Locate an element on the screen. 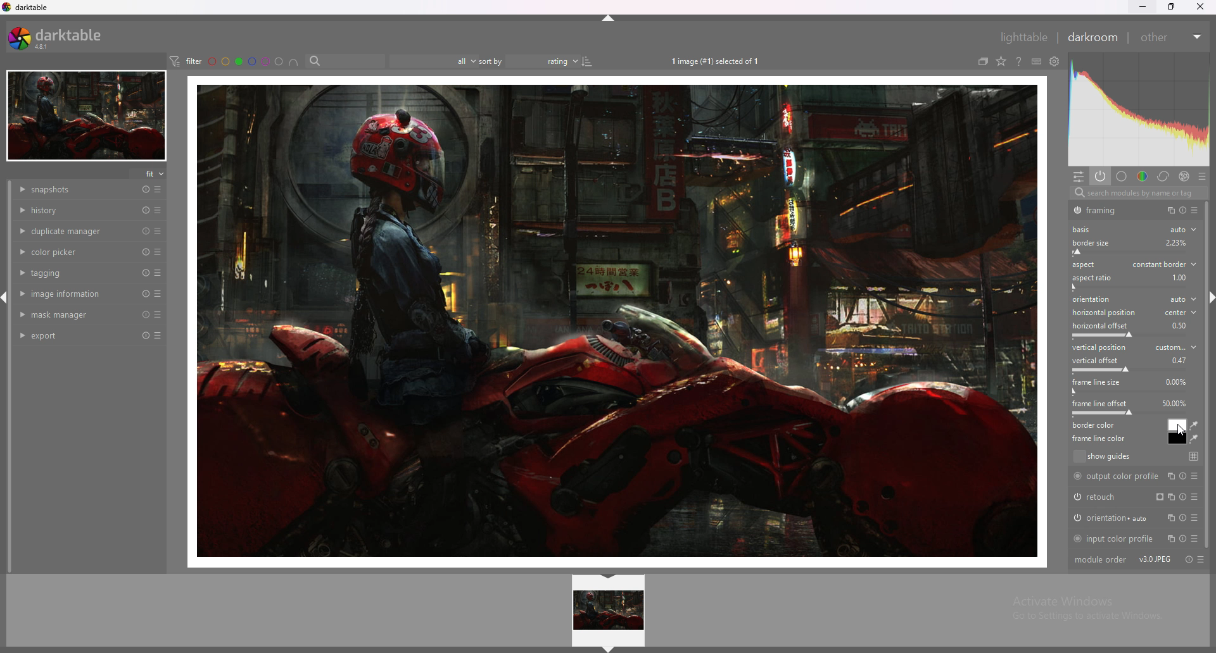 The image size is (1216, 653). hide panel is located at coordinates (609, 649).